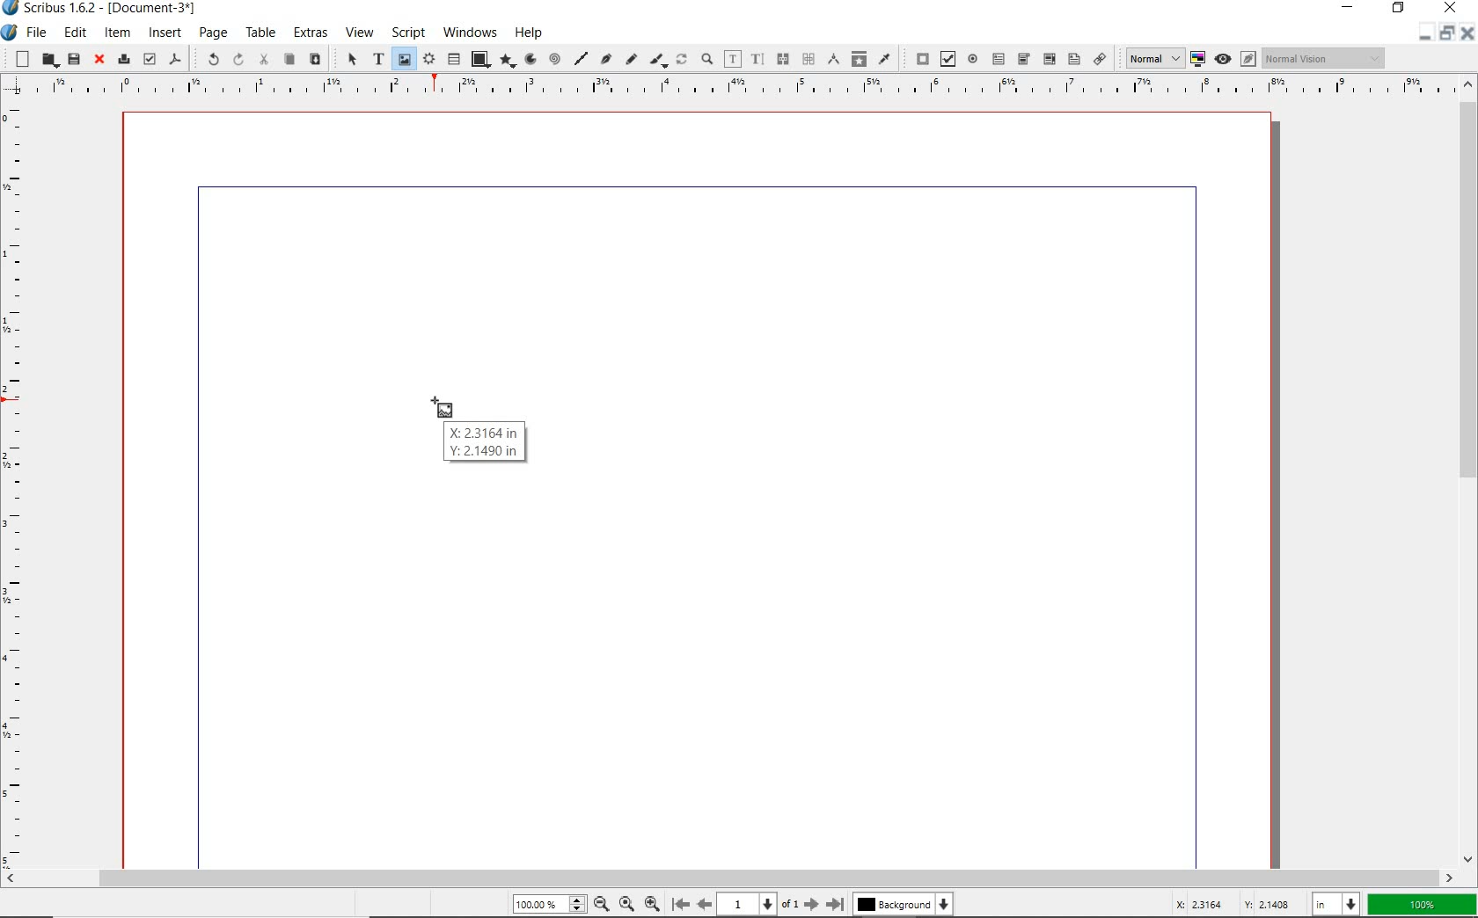 This screenshot has height=918, width=1478. Describe the element at coordinates (803, 60) in the screenshot. I see `unlink text frames` at that location.